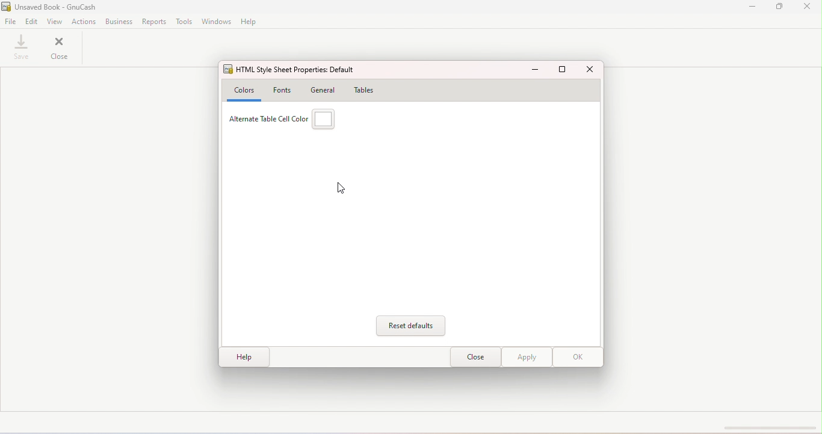 This screenshot has height=434, width=822. What do you see at coordinates (184, 23) in the screenshot?
I see `Tools` at bounding box center [184, 23].